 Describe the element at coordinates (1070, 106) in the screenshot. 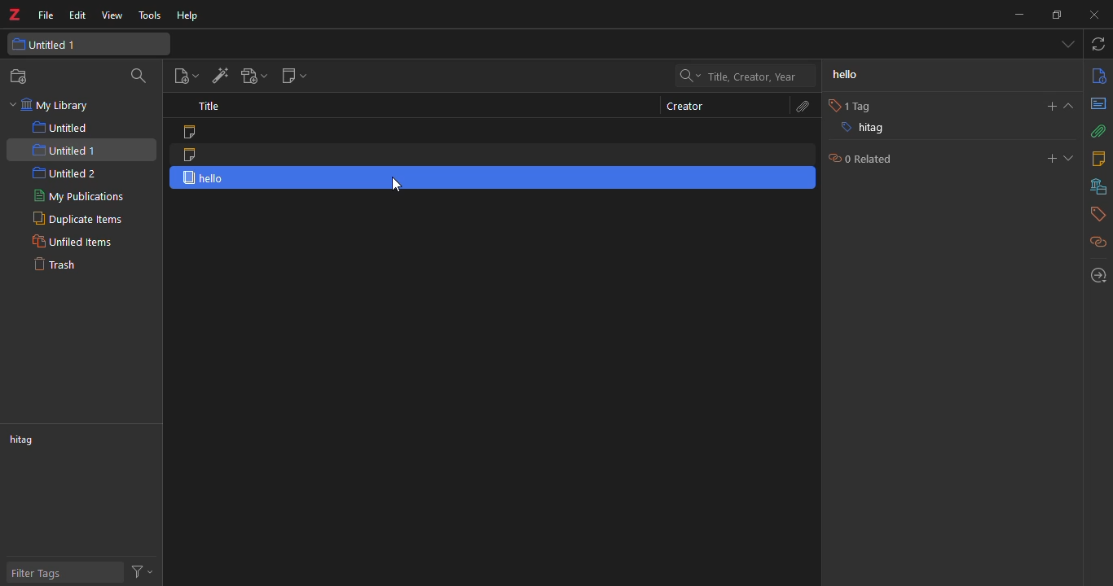

I see `expand` at that location.